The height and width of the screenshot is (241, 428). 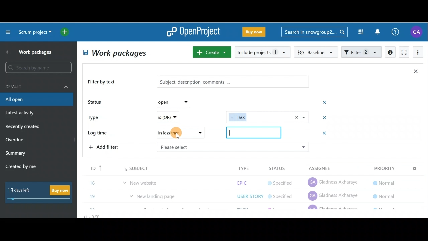 What do you see at coordinates (232, 147) in the screenshot?
I see `` at bounding box center [232, 147].